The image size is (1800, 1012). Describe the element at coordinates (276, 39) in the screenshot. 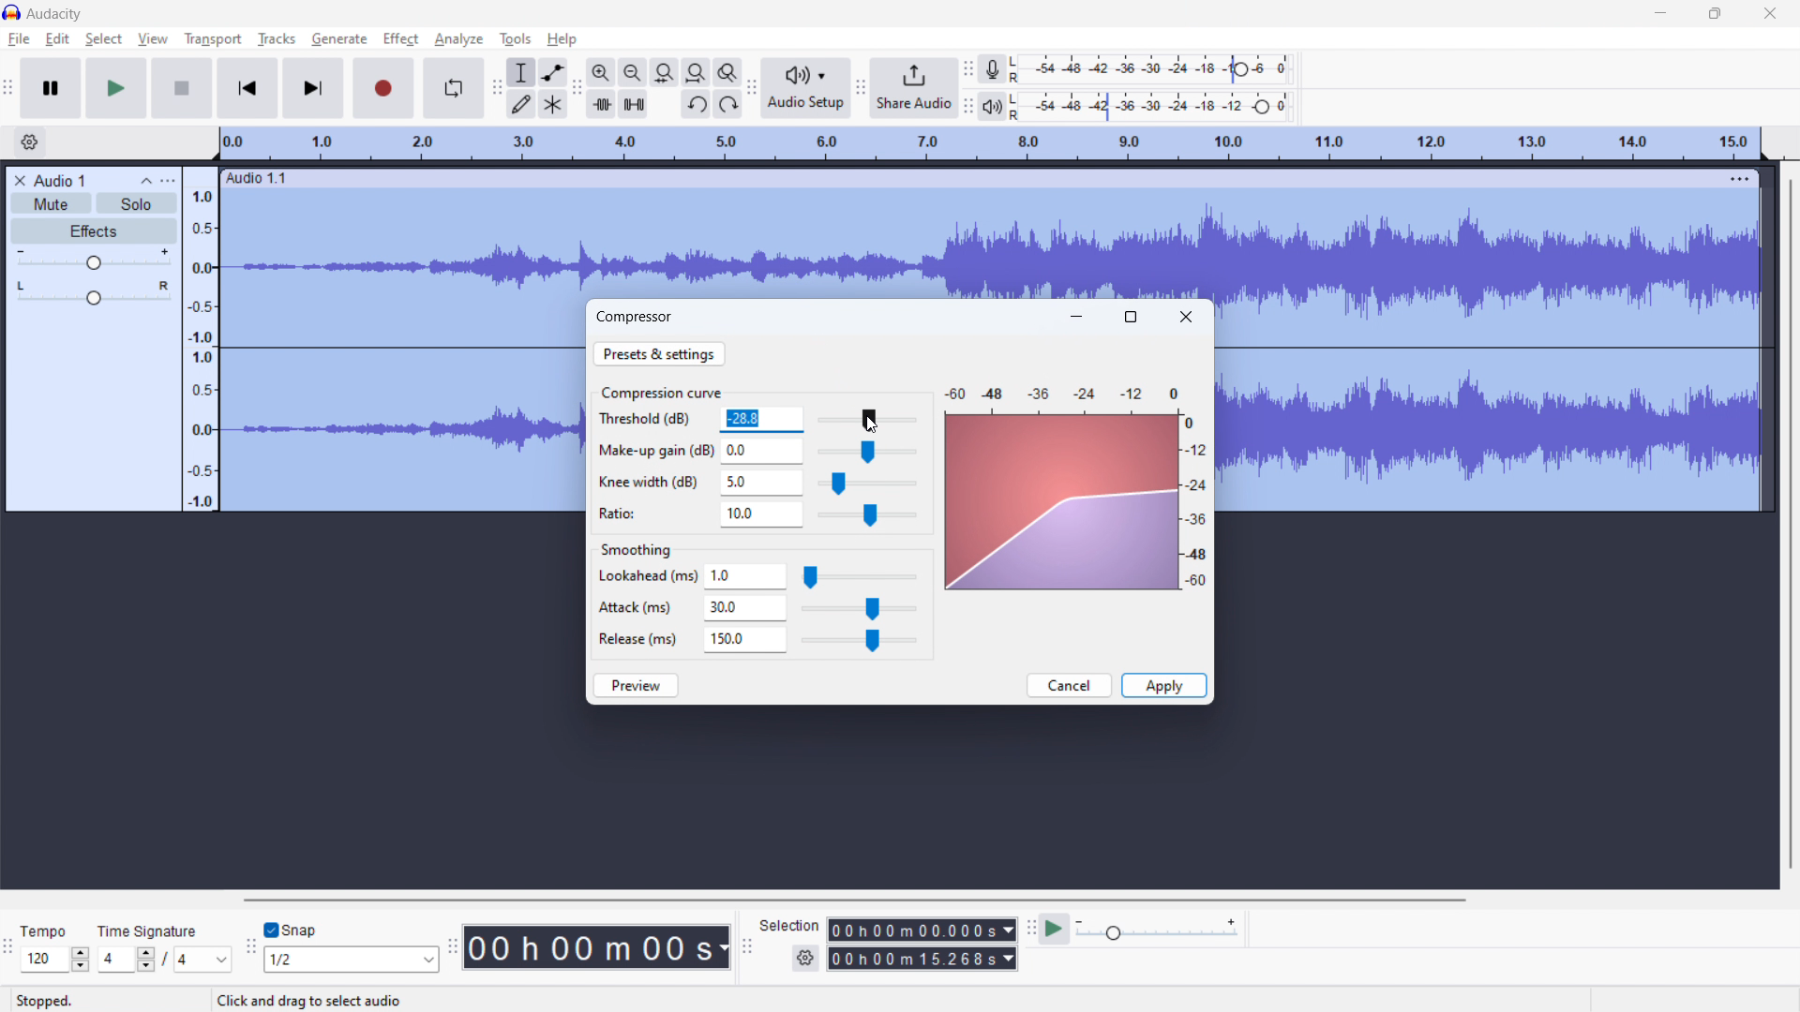

I see `tracks` at that location.